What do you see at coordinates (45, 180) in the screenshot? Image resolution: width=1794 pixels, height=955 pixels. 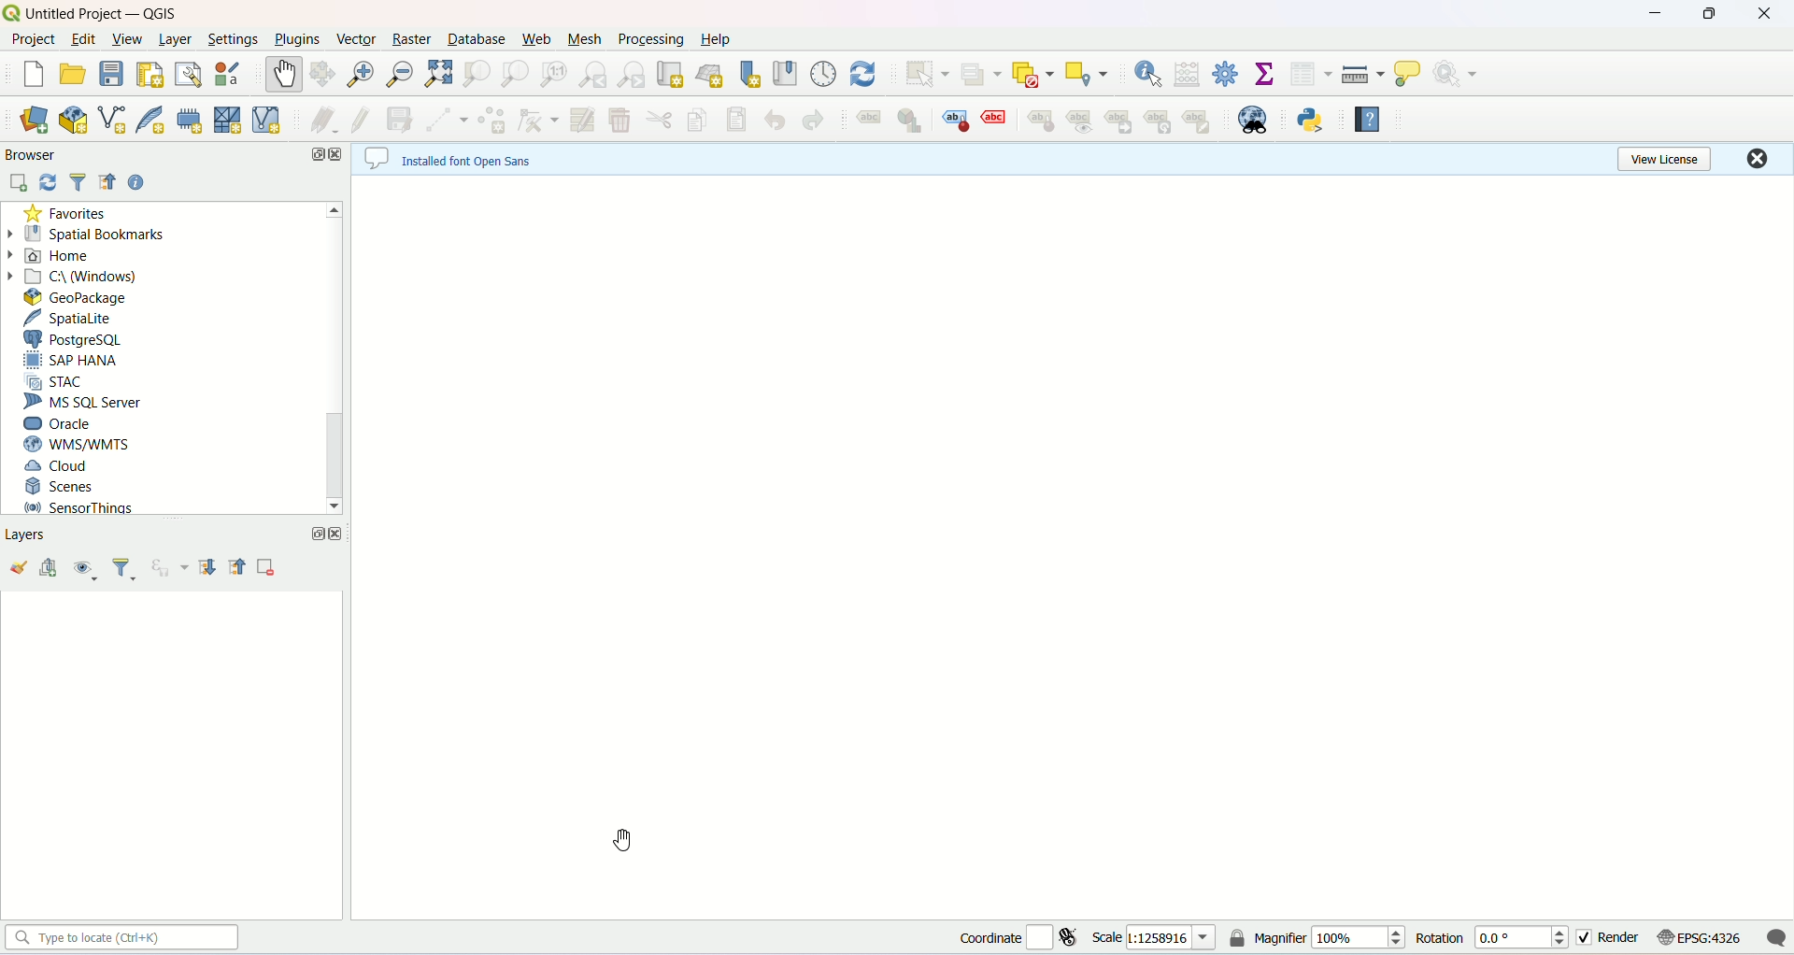 I see `refresh` at bounding box center [45, 180].